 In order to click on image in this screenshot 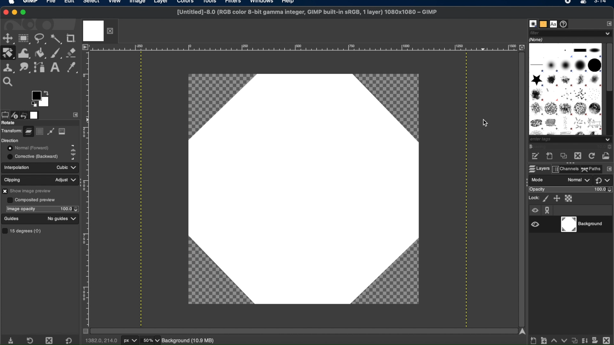, I will do `click(137, 3)`.